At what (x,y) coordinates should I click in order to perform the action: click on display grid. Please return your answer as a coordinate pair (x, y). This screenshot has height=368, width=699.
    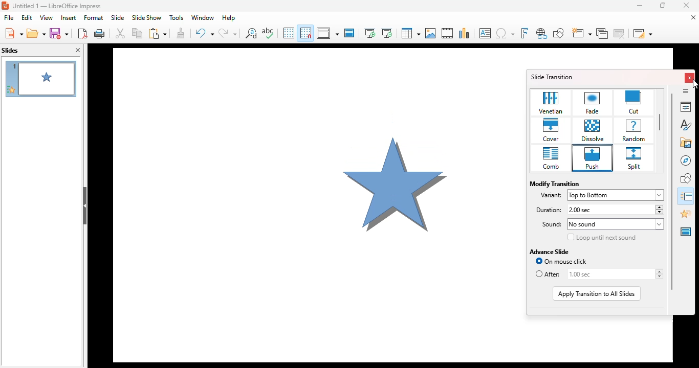
    Looking at the image, I should click on (289, 33).